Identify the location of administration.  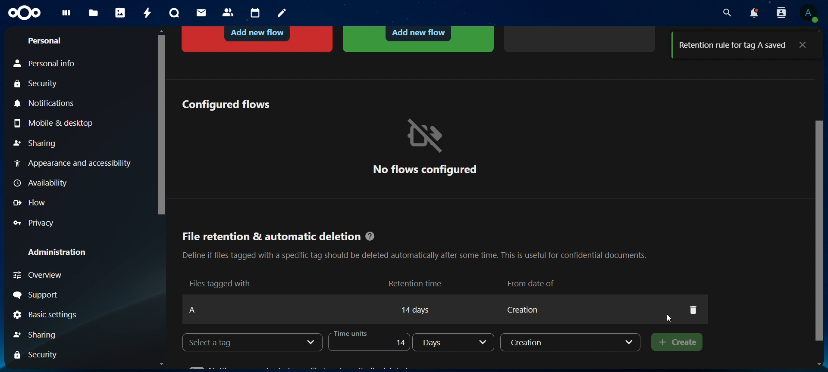
(58, 252).